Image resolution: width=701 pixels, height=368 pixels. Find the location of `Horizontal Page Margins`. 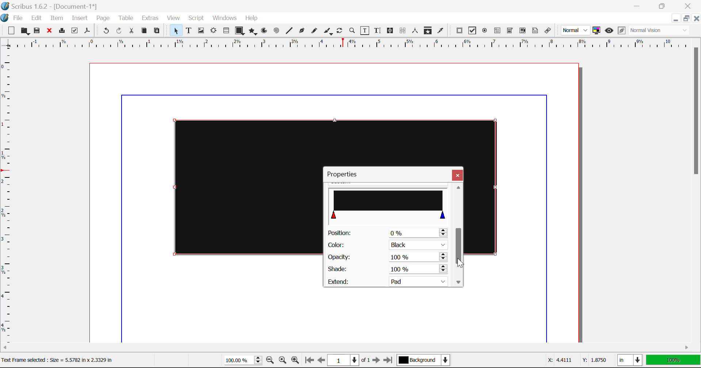

Horizontal Page Margins is located at coordinates (9, 199).